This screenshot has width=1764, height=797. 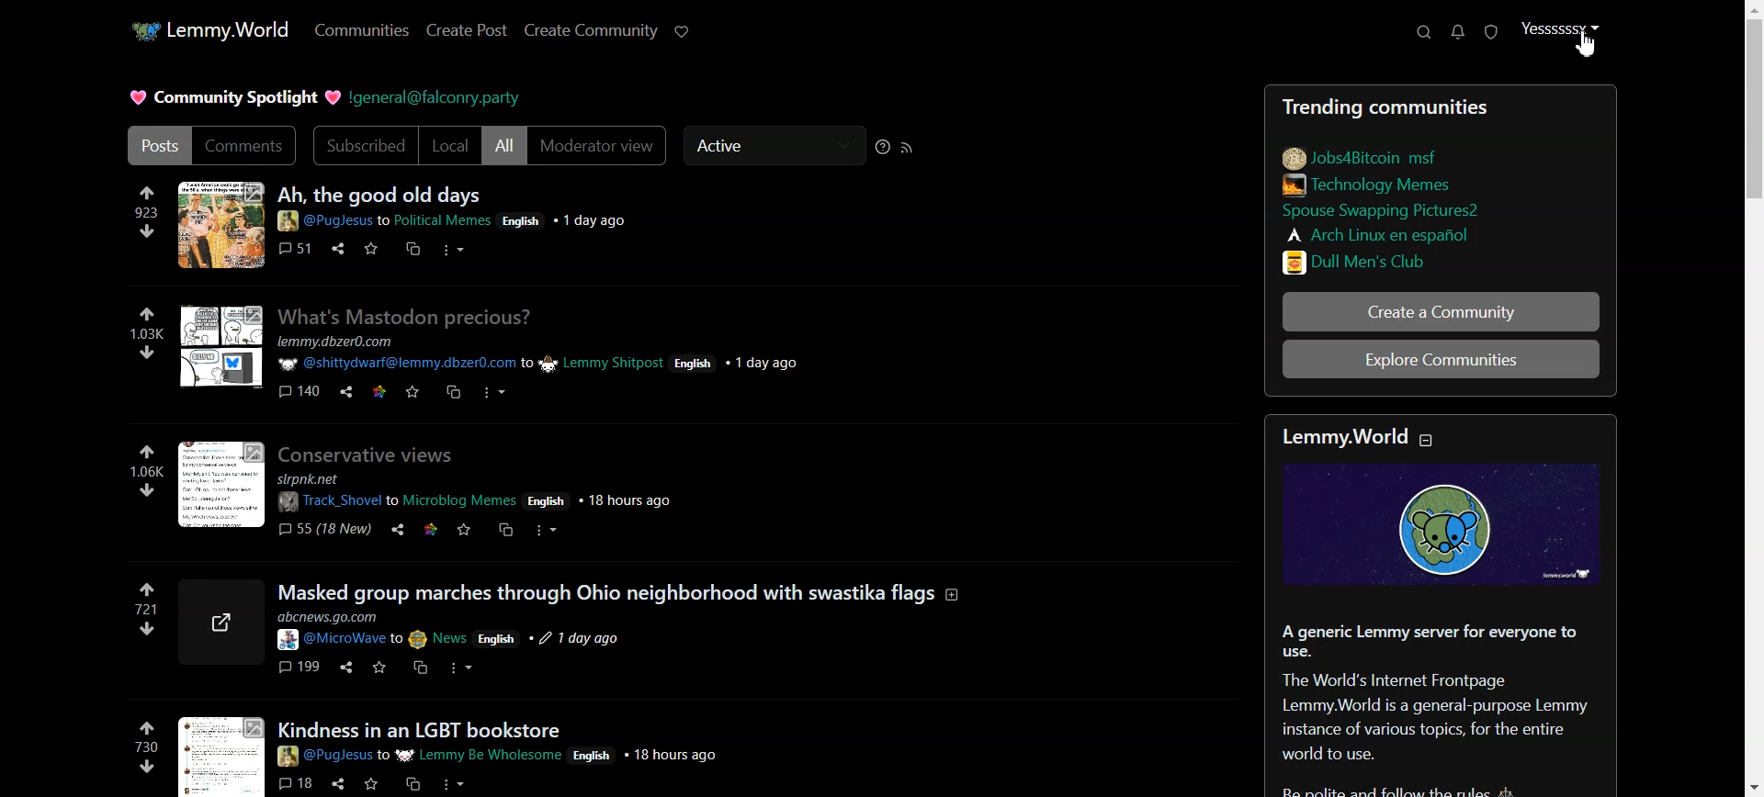 I want to click on Unread report, so click(x=1492, y=31).